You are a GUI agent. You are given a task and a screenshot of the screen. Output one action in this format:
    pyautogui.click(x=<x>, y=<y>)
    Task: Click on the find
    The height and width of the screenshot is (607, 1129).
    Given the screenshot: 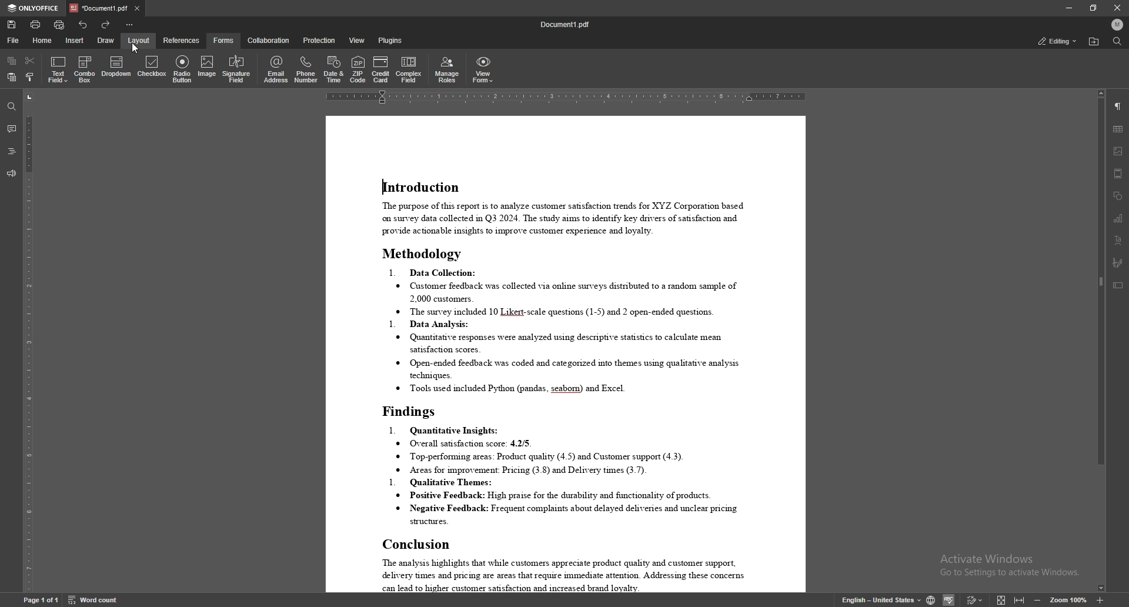 What is the action you would take?
    pyautogui.click(x=1117, y=41)
    